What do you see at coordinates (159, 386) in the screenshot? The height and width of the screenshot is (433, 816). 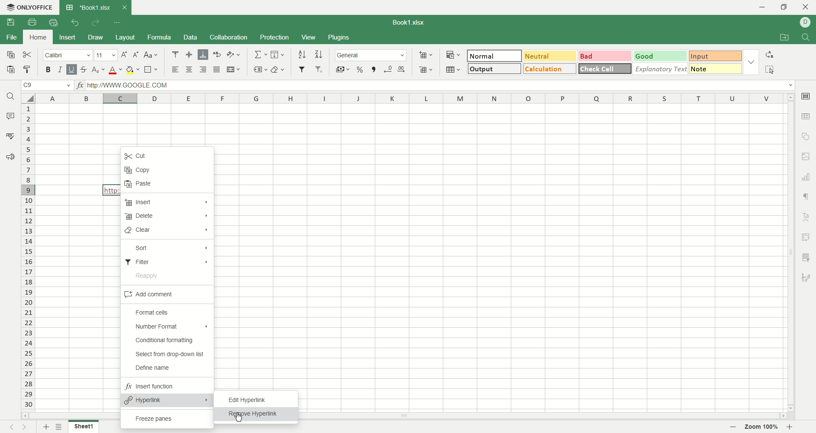 I see `insert function` at bounding box center [159, 386].